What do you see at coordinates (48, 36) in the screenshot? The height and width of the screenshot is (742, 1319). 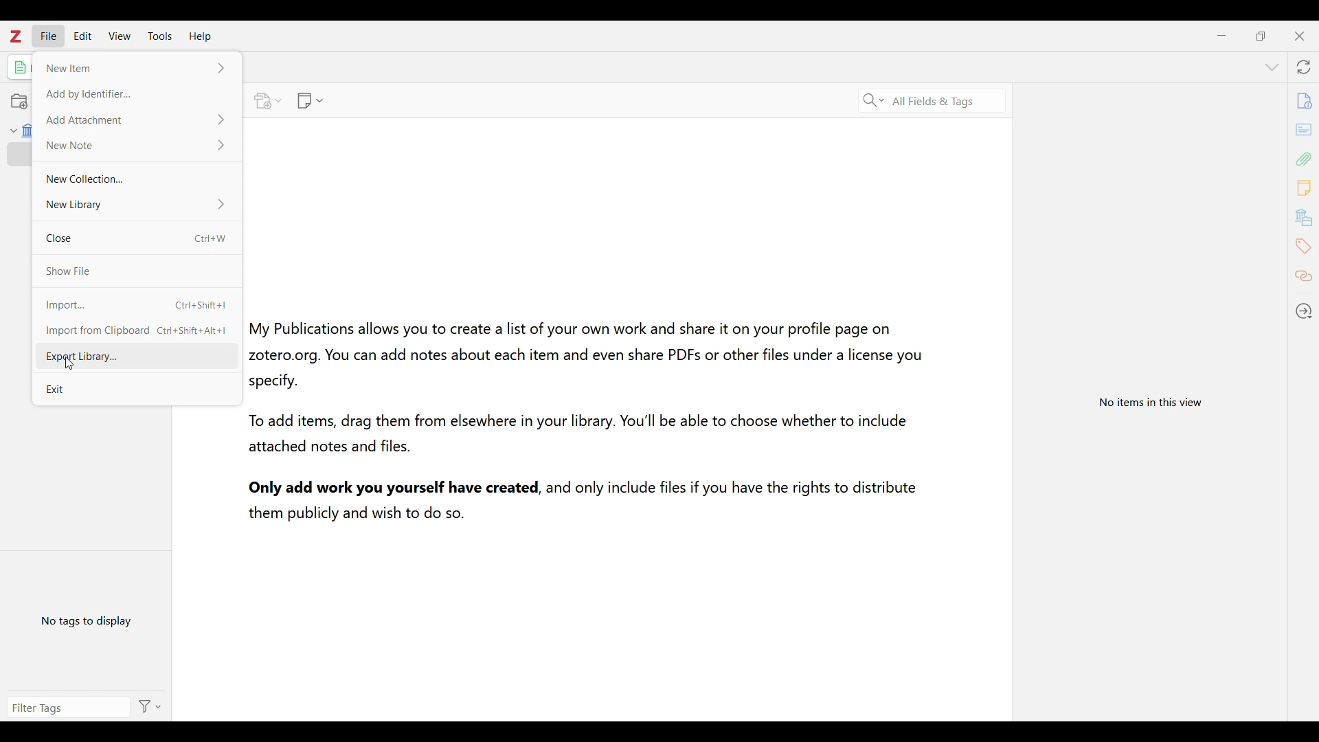 I see `File` at bounding box center [48, 36].